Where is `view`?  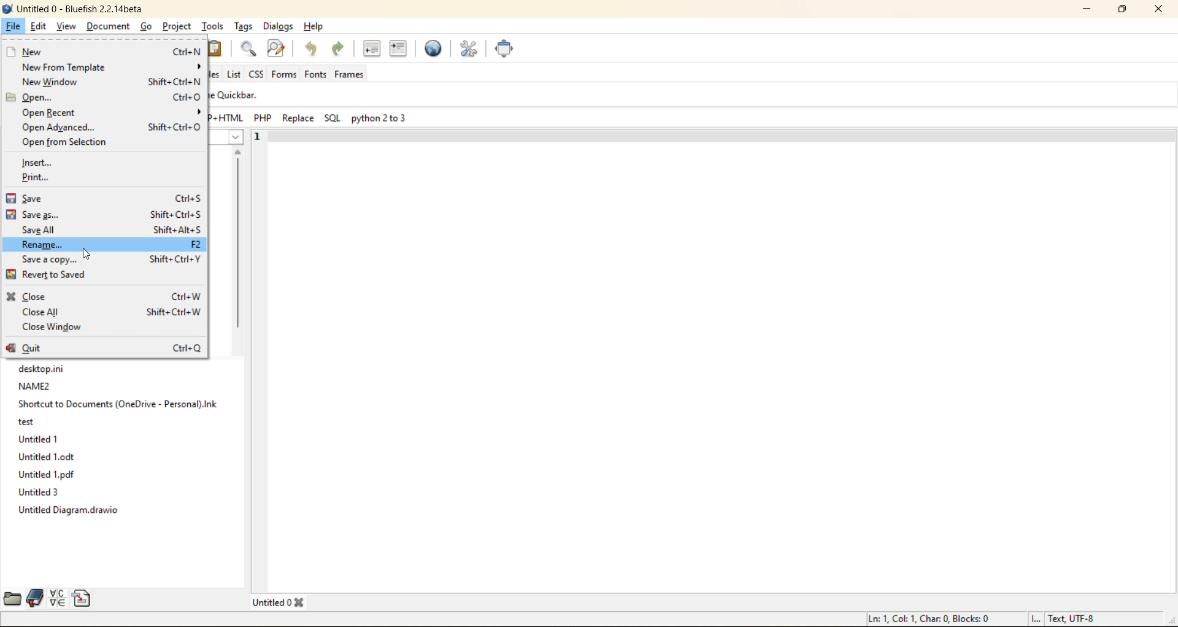
view is located at coordinates (64, 25).